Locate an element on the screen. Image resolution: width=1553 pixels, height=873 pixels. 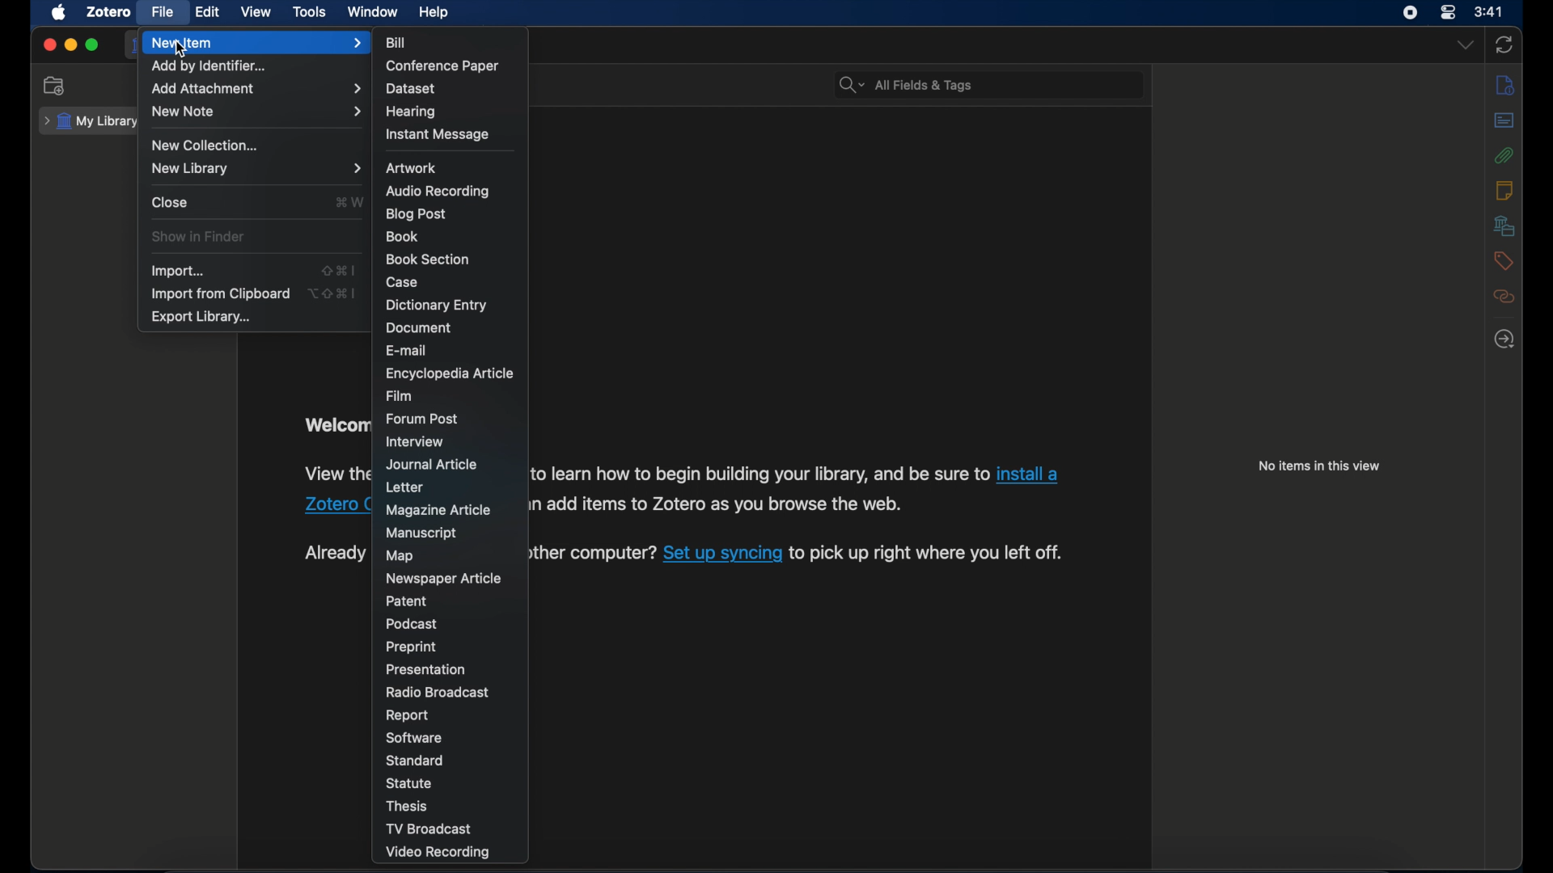
blog post is located at coordinates (417, 215).